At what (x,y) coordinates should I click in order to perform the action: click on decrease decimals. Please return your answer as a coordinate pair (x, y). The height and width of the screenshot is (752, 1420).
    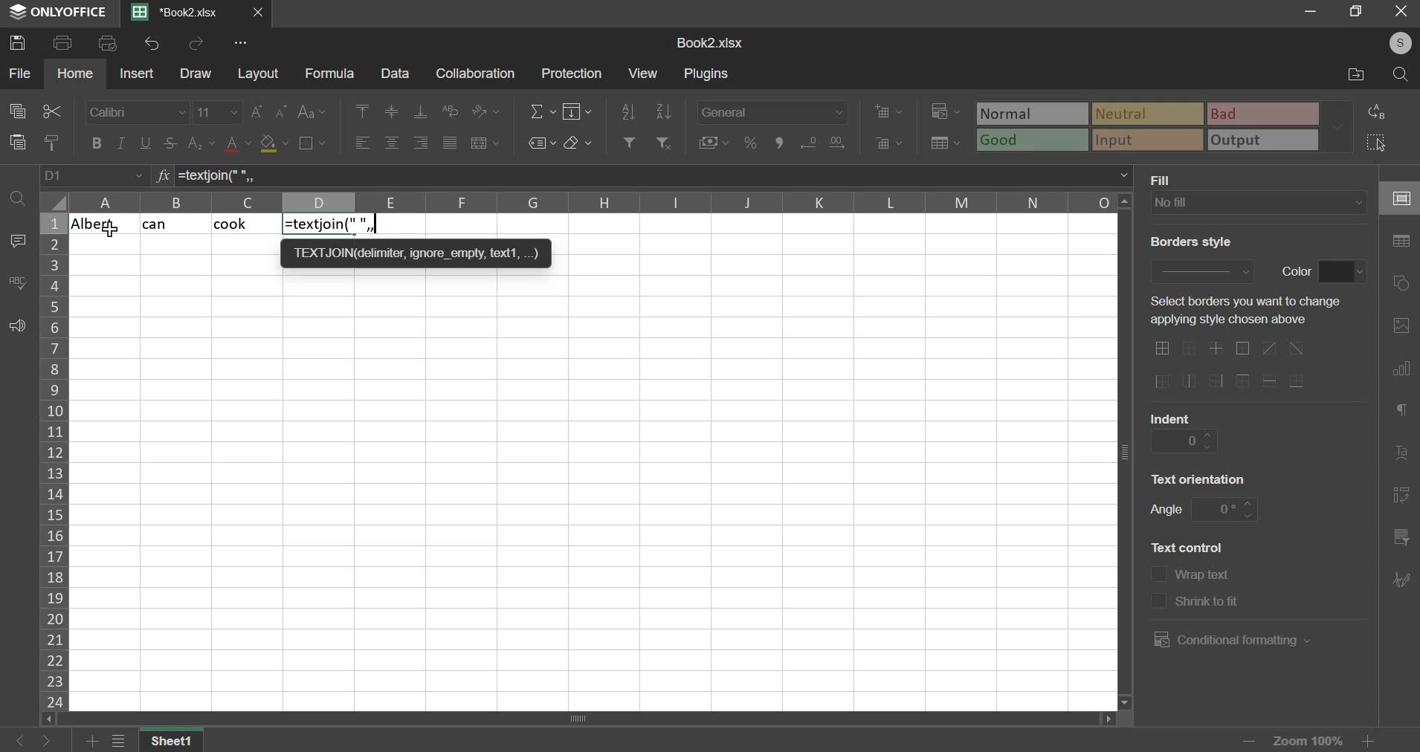
    Looking at the image, I should click on (837, 140).